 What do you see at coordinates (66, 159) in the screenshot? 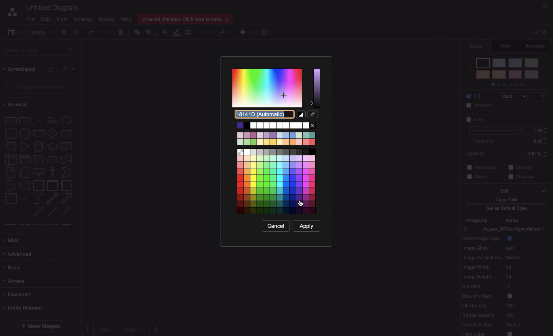
I see `tape` at bounding box center [66, 159].